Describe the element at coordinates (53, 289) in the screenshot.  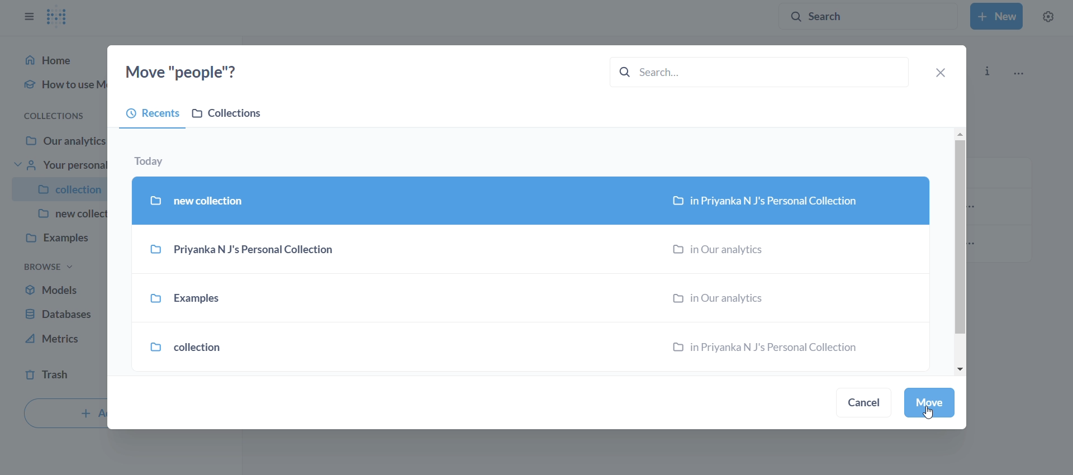
I see `models` at that location.